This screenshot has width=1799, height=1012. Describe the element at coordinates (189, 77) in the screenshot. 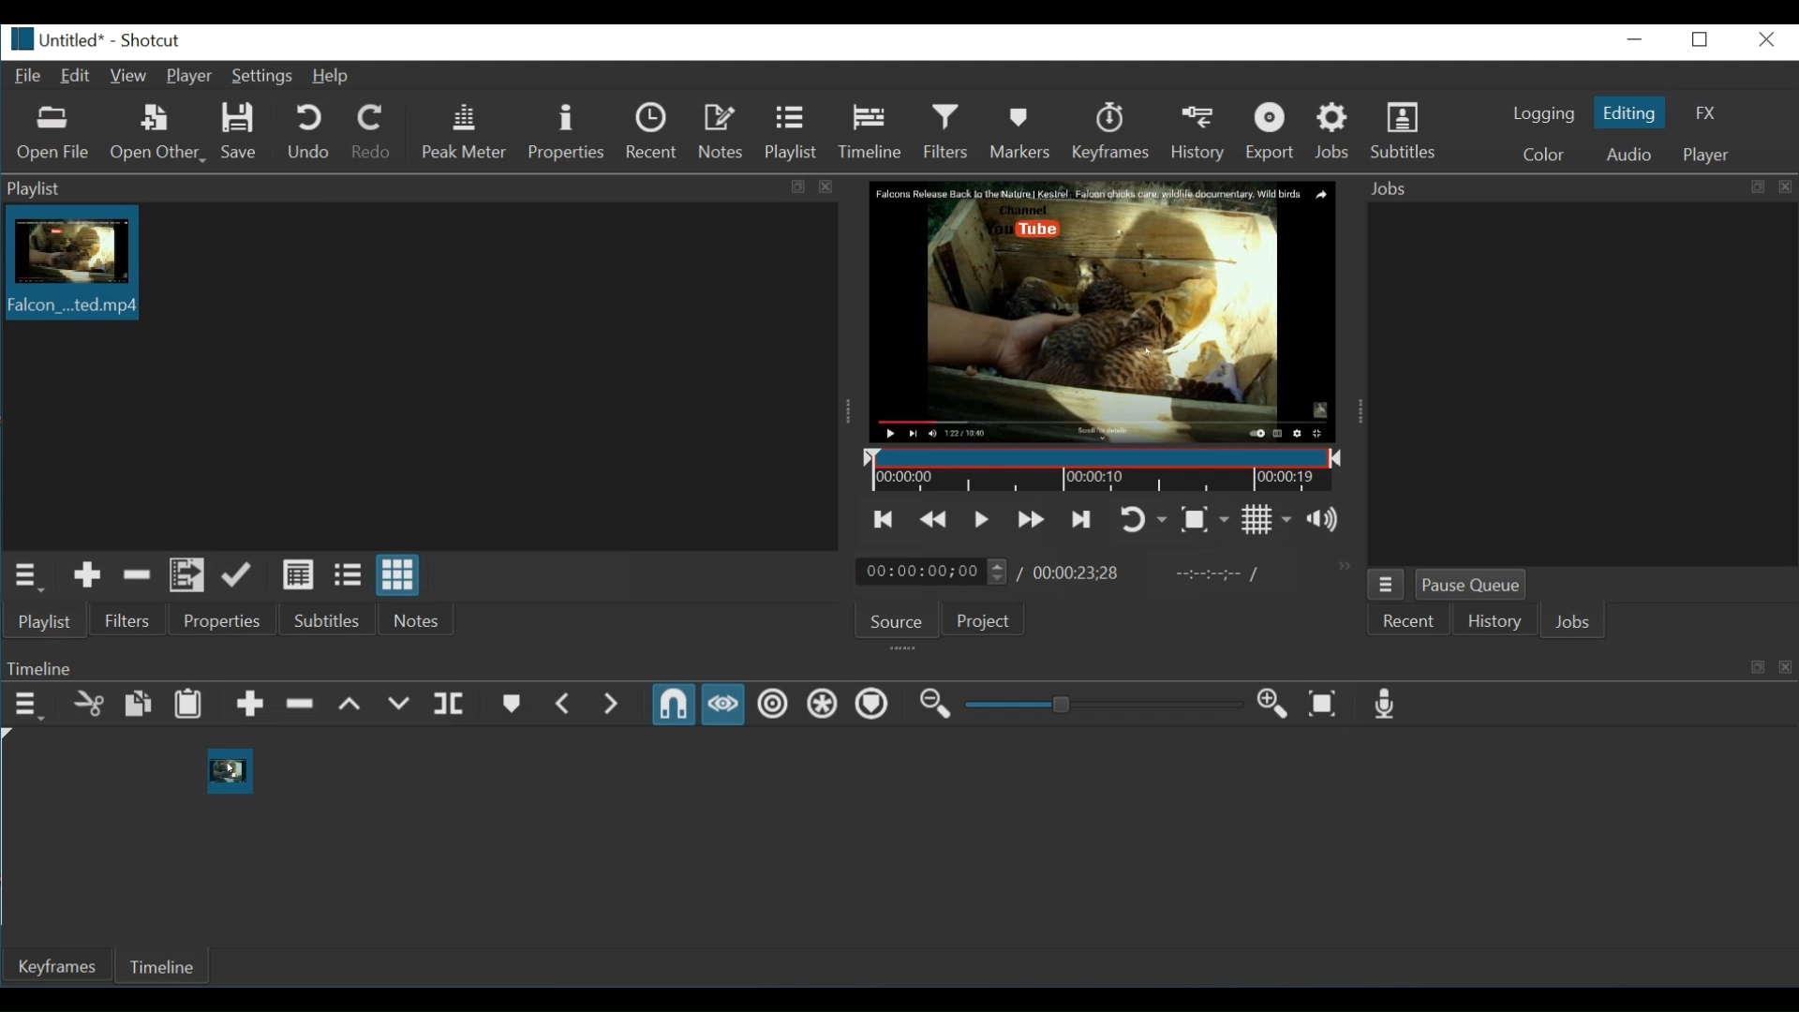

I see `Player` at that location.